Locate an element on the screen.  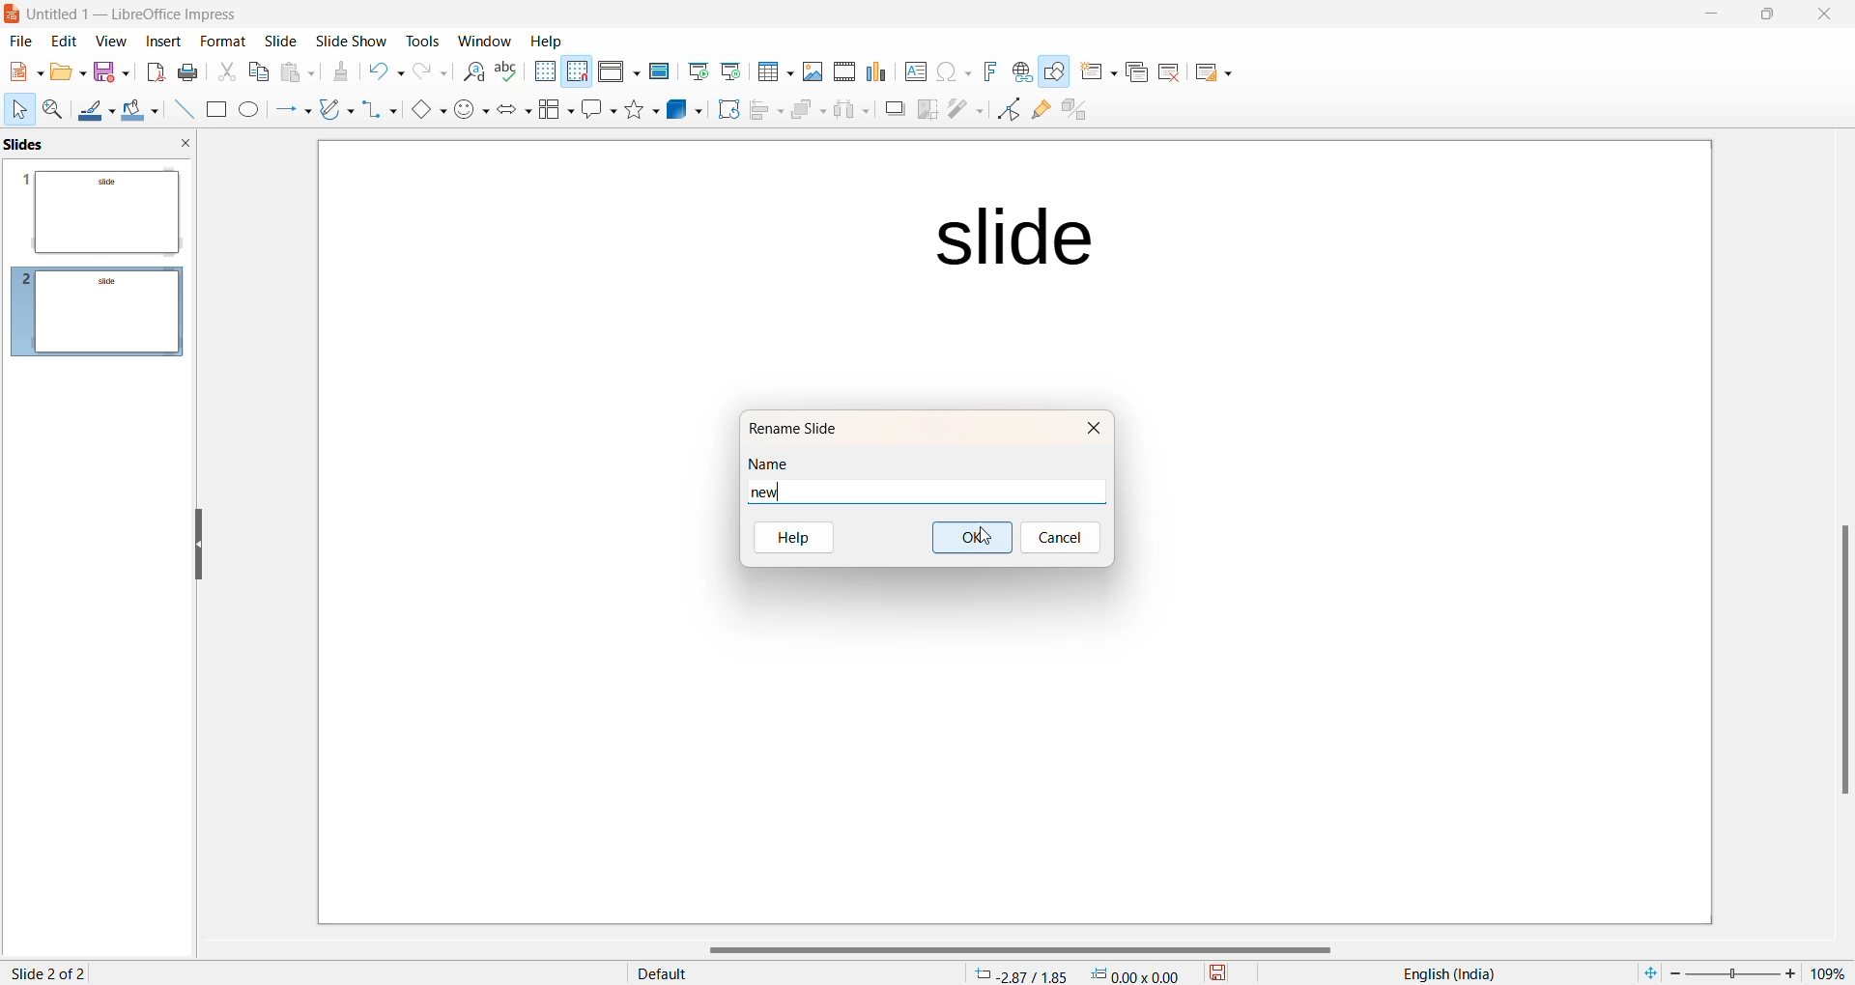
line and arrows is located at coordinates (289, 110).